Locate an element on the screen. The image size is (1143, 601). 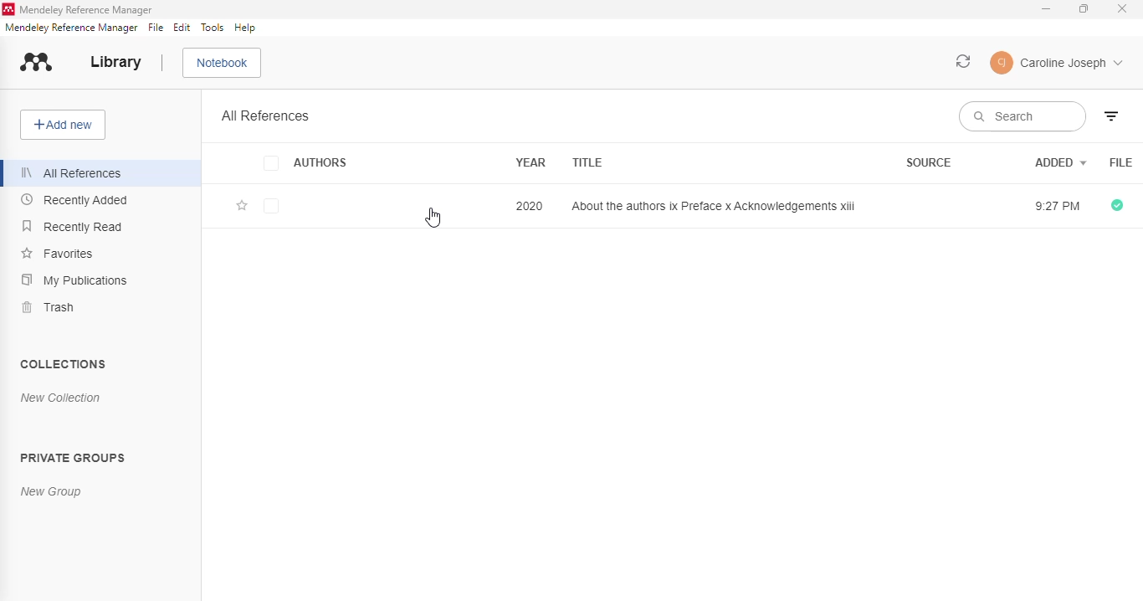
cursor is located at coordinates (432, 218).